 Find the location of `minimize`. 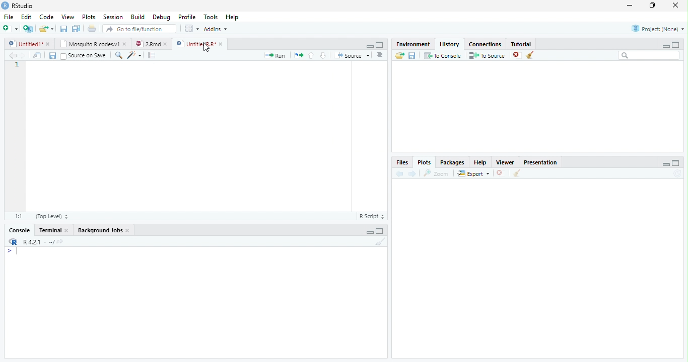

minimize is located at coordinates (630, 5).